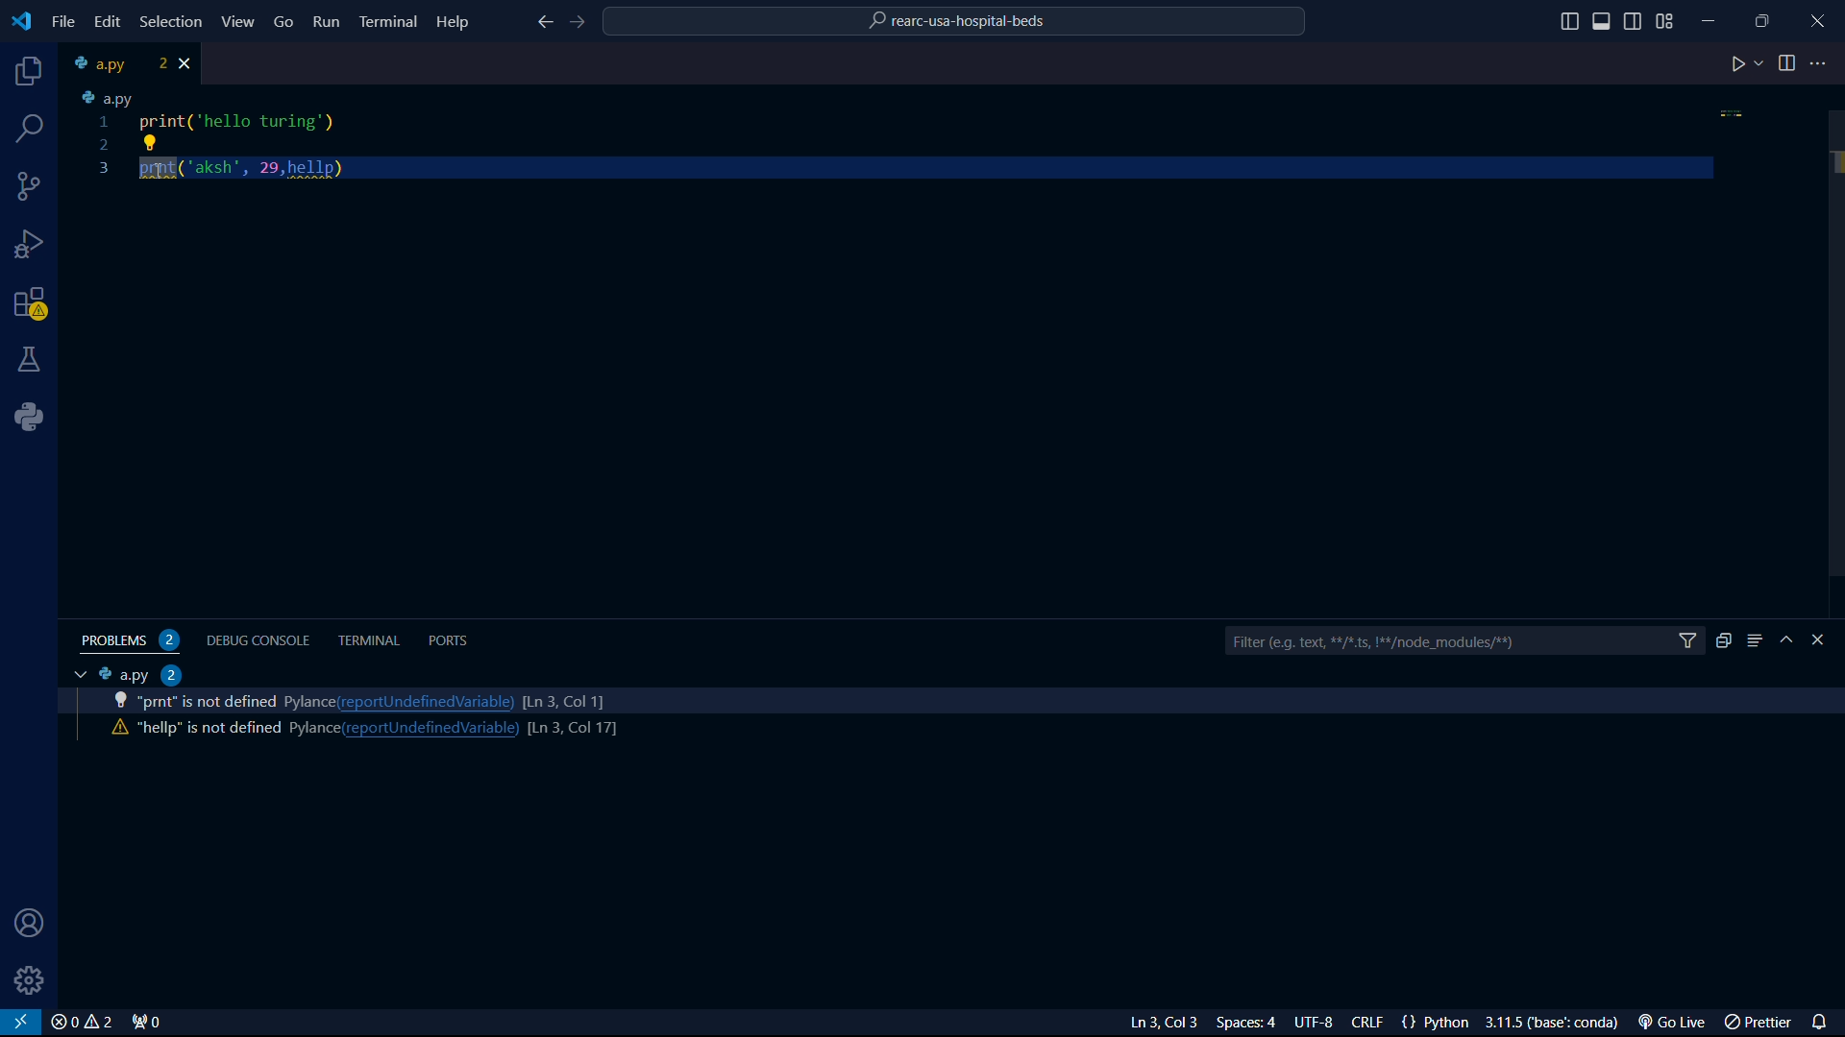  Describe the element at coordinates (1714, 16) in the screenshot. I see `minimize` at that location.